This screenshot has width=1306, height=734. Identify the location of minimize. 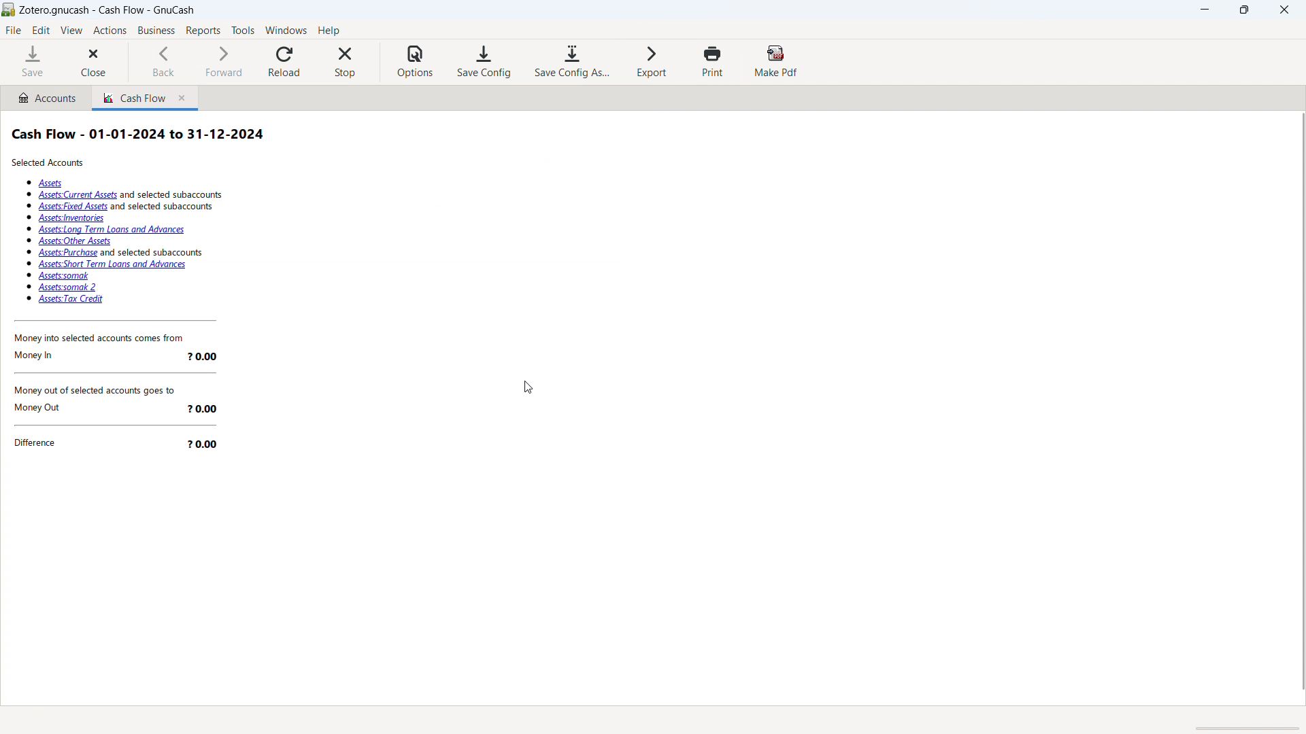
(1205, 10).